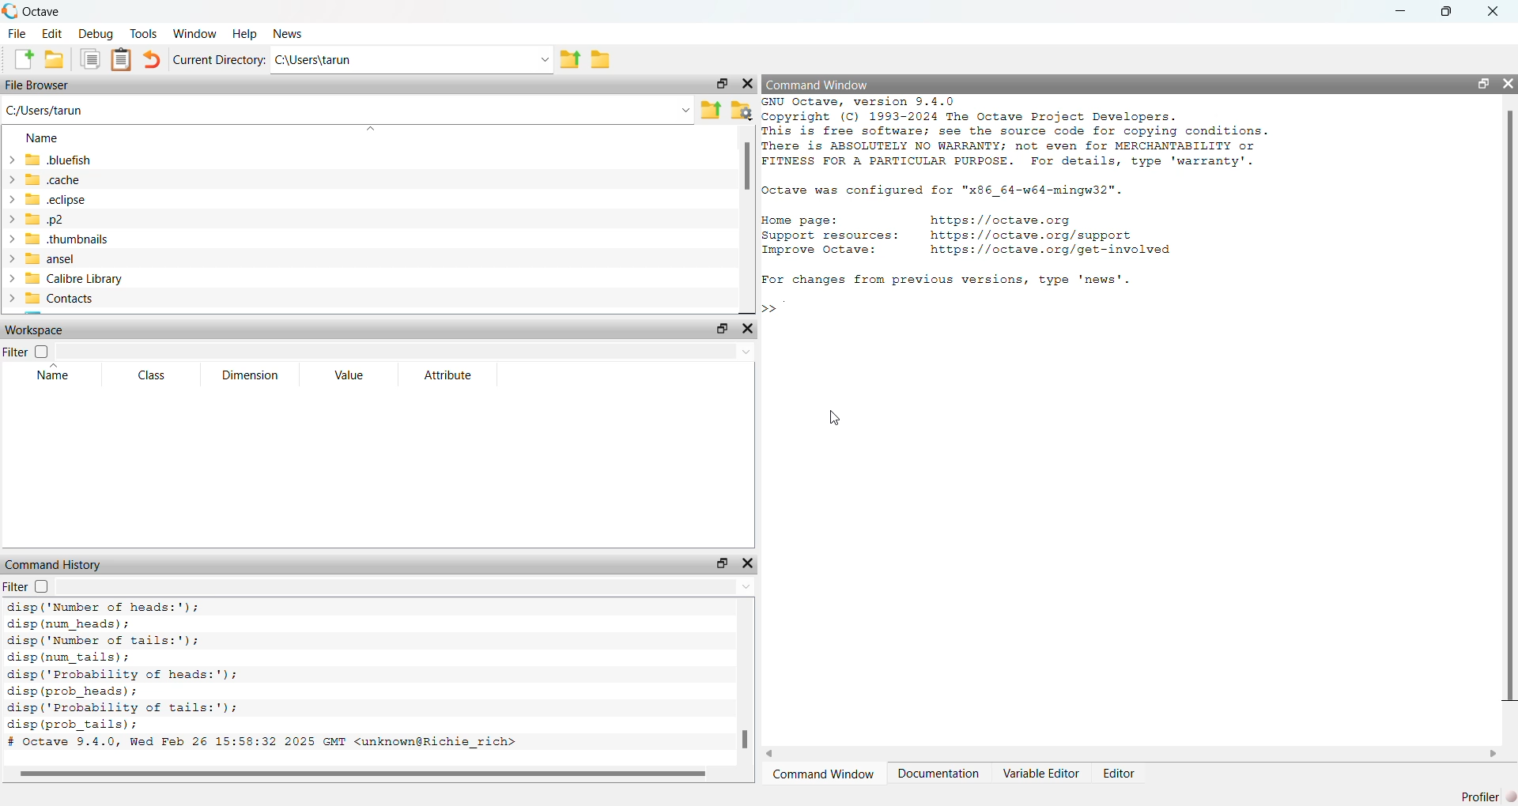 The image size is (1518, 806). What do you see at coordinates (742, 109) in the screenshot?
I see `Browse your files` at bounding box center [742, 109].